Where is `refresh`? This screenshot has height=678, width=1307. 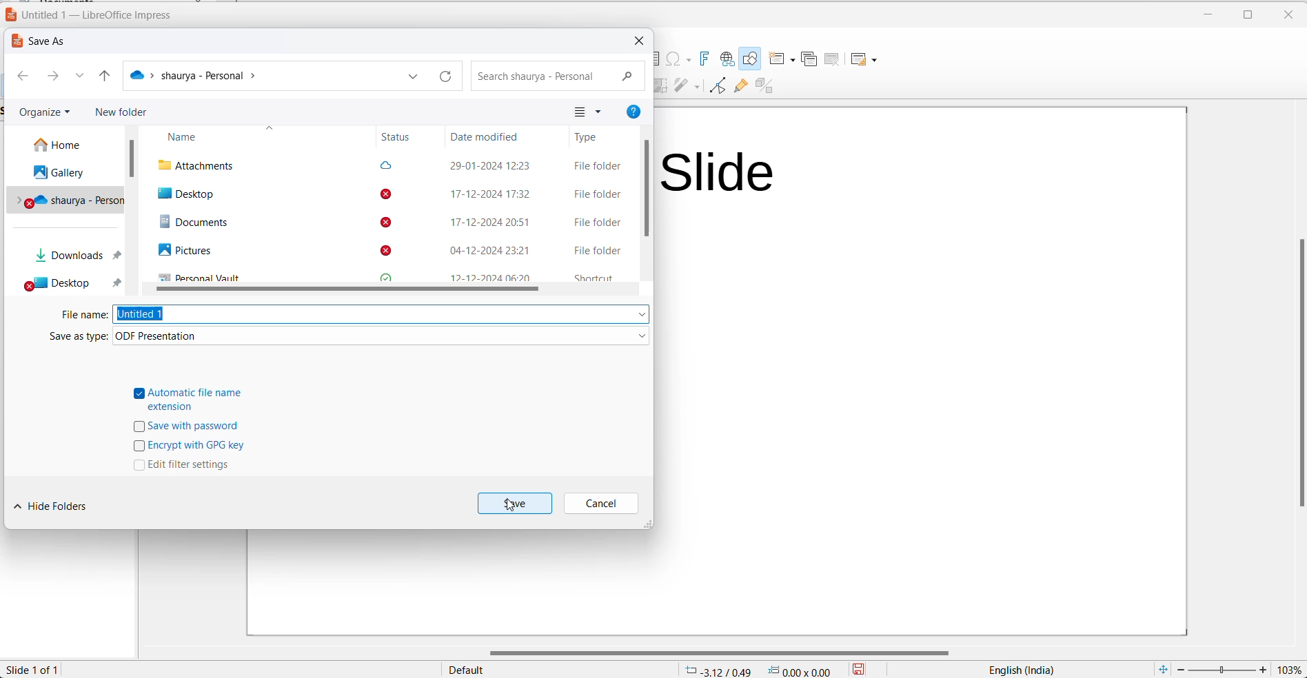
refresh is located at coordinates (447, 76).